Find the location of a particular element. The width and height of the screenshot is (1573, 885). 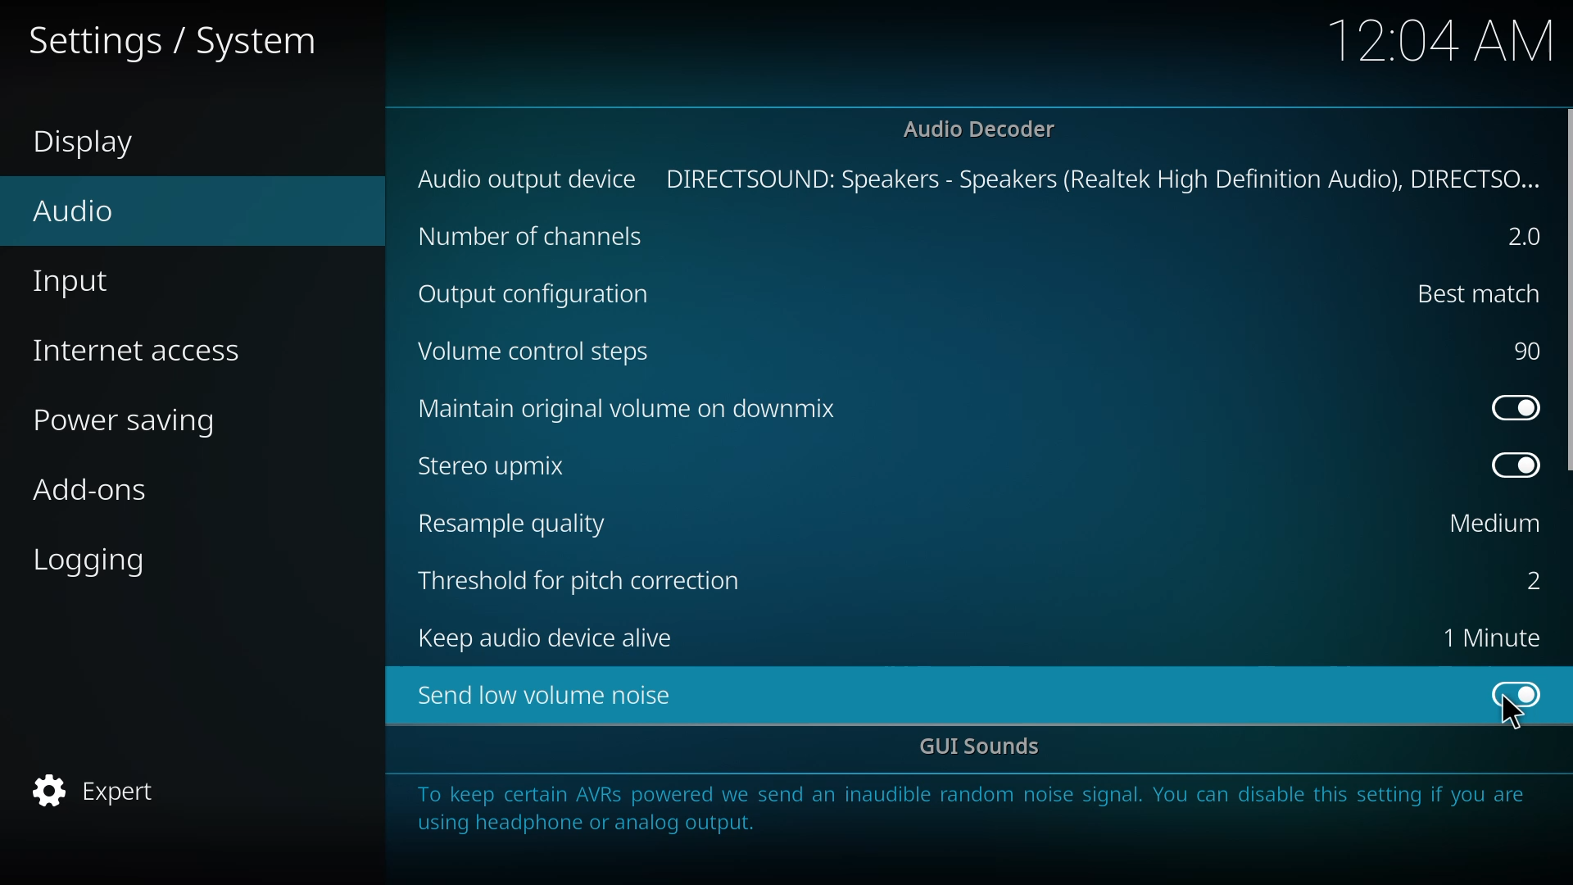

1 is located at coordinates (1490, 638).